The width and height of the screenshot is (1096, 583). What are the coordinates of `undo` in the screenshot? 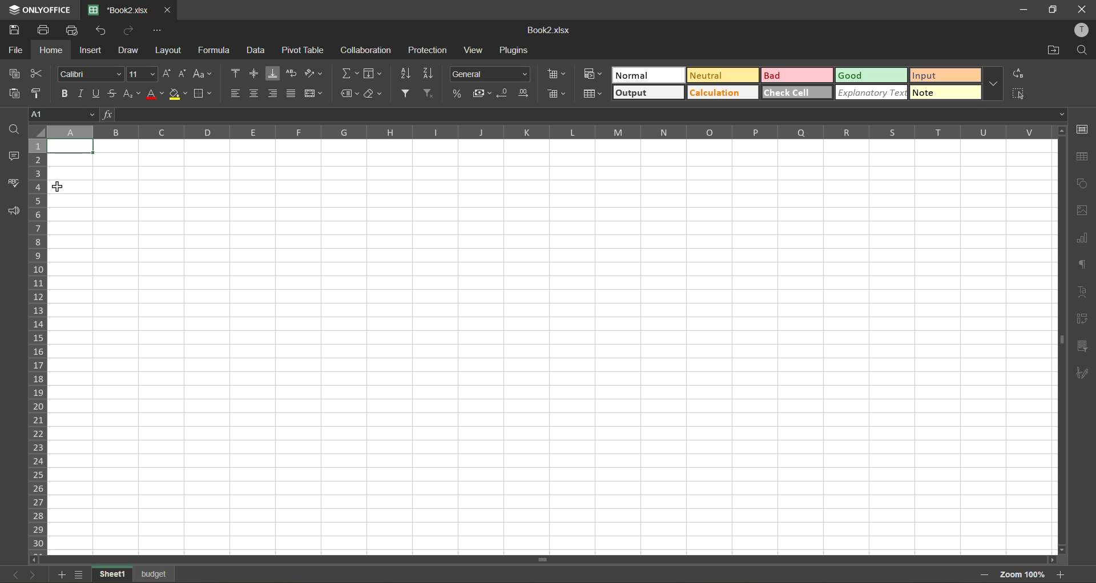 It's located at (104, 31).